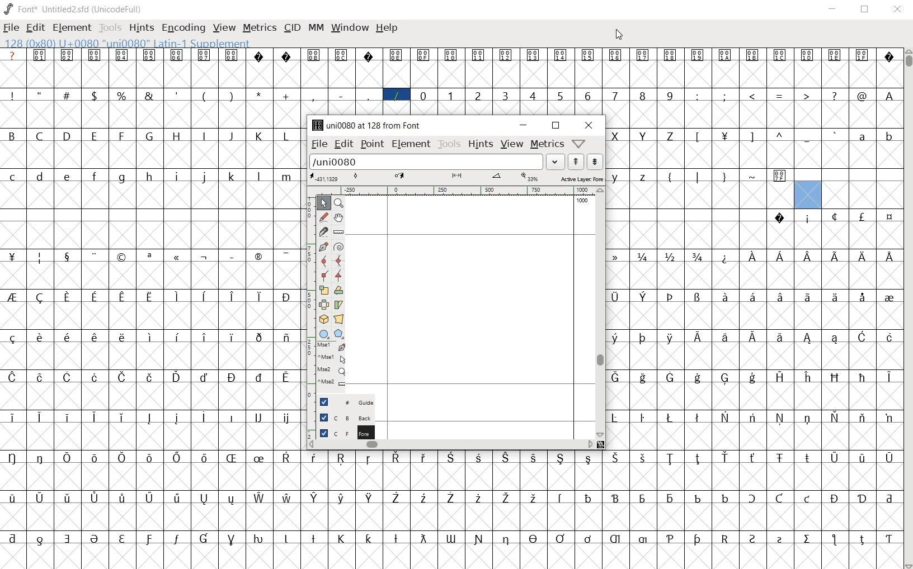 This screenshot has width=913, height=569. Describe the element at coordinates (231, 458) in the screenshot. I see `glyph` at that location.